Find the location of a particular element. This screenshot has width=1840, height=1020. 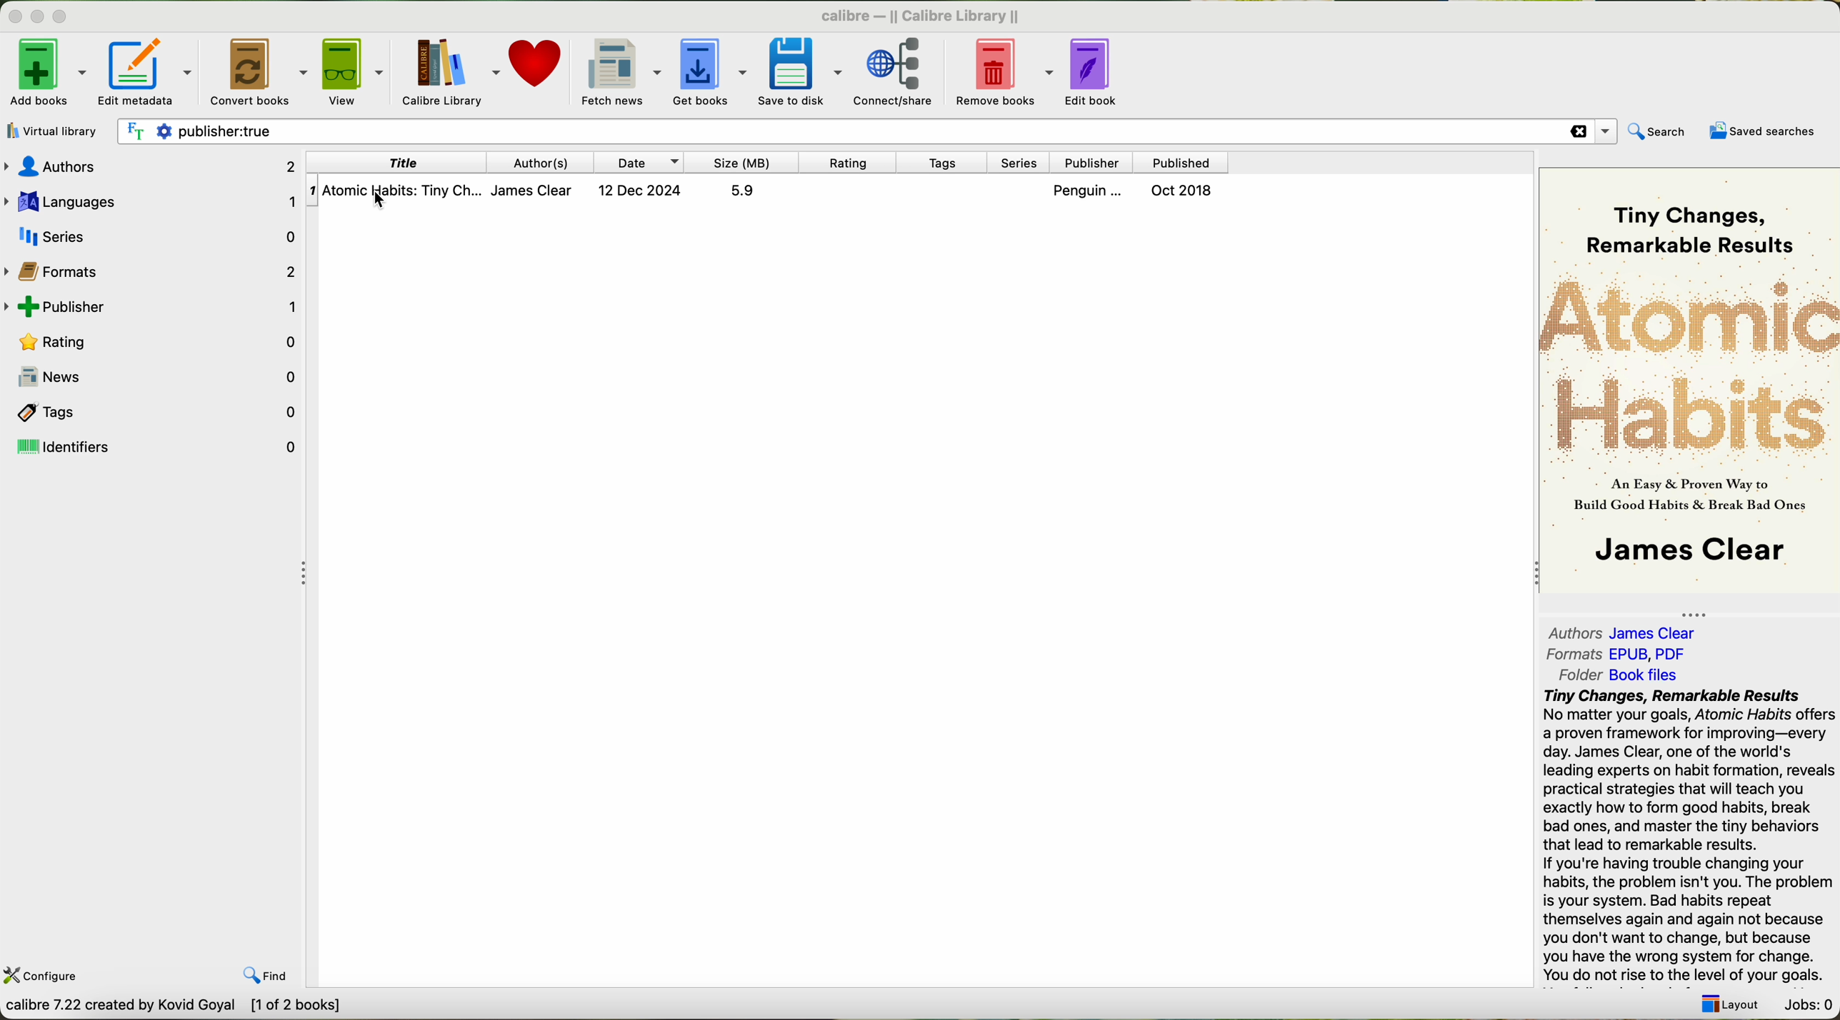

authors is located at coordinates (151, 165).